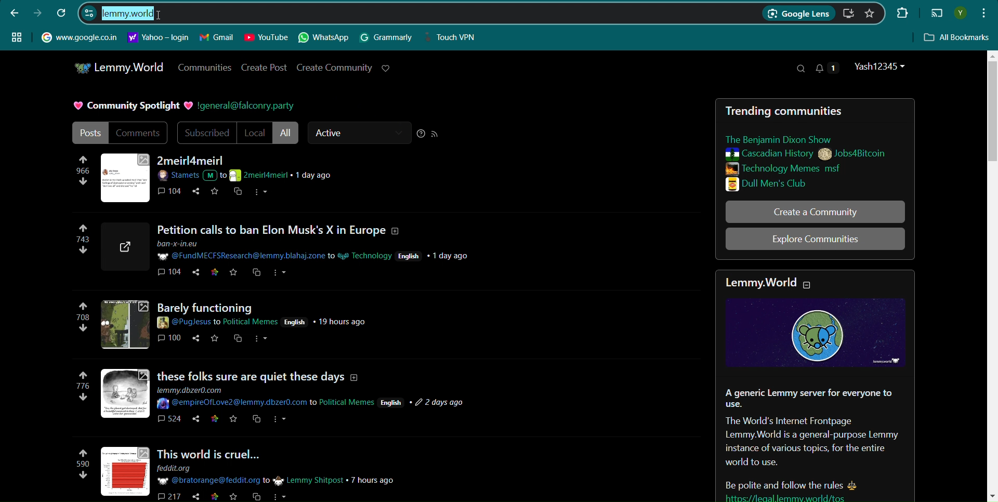 The image size is (998, 502). Describe the element at coordinates (130, 106) in the screenshot. I see `Text` at that location.